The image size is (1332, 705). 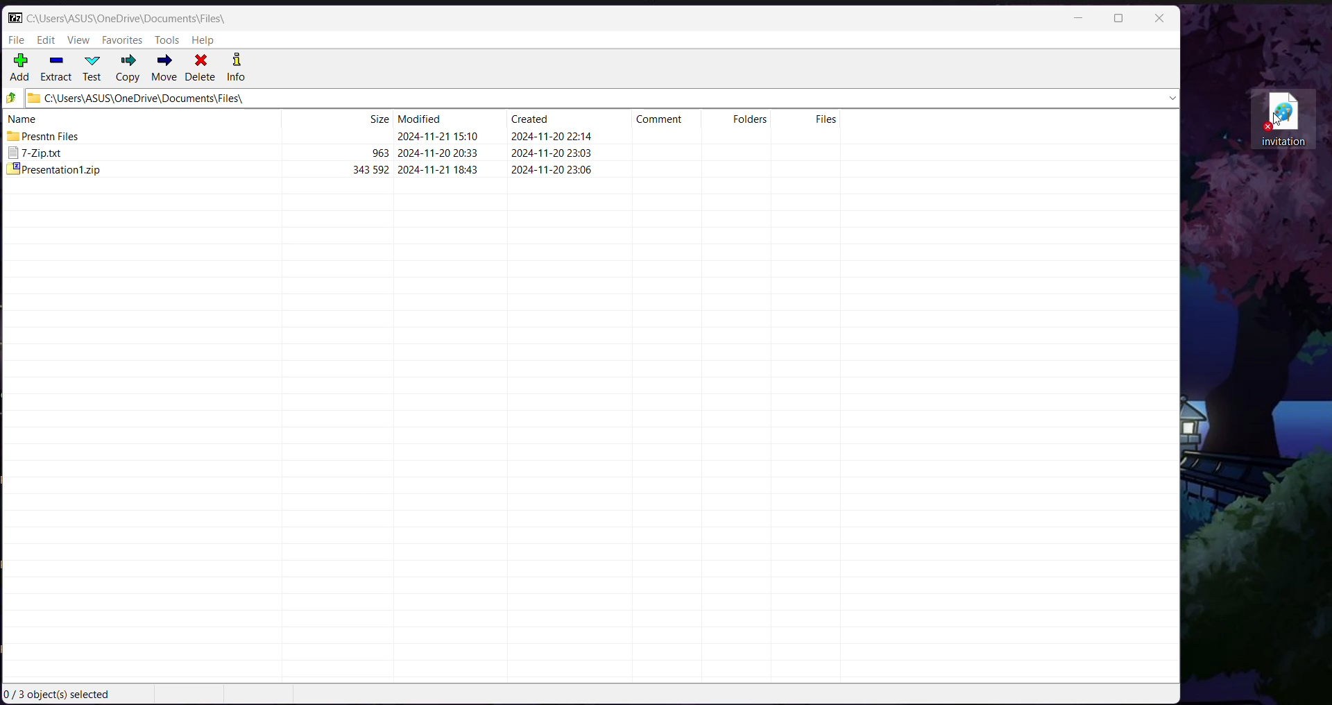 What do you see at coordinates (80, 40) in the screenshot?
I see `View` at bounding box center [80, 40].